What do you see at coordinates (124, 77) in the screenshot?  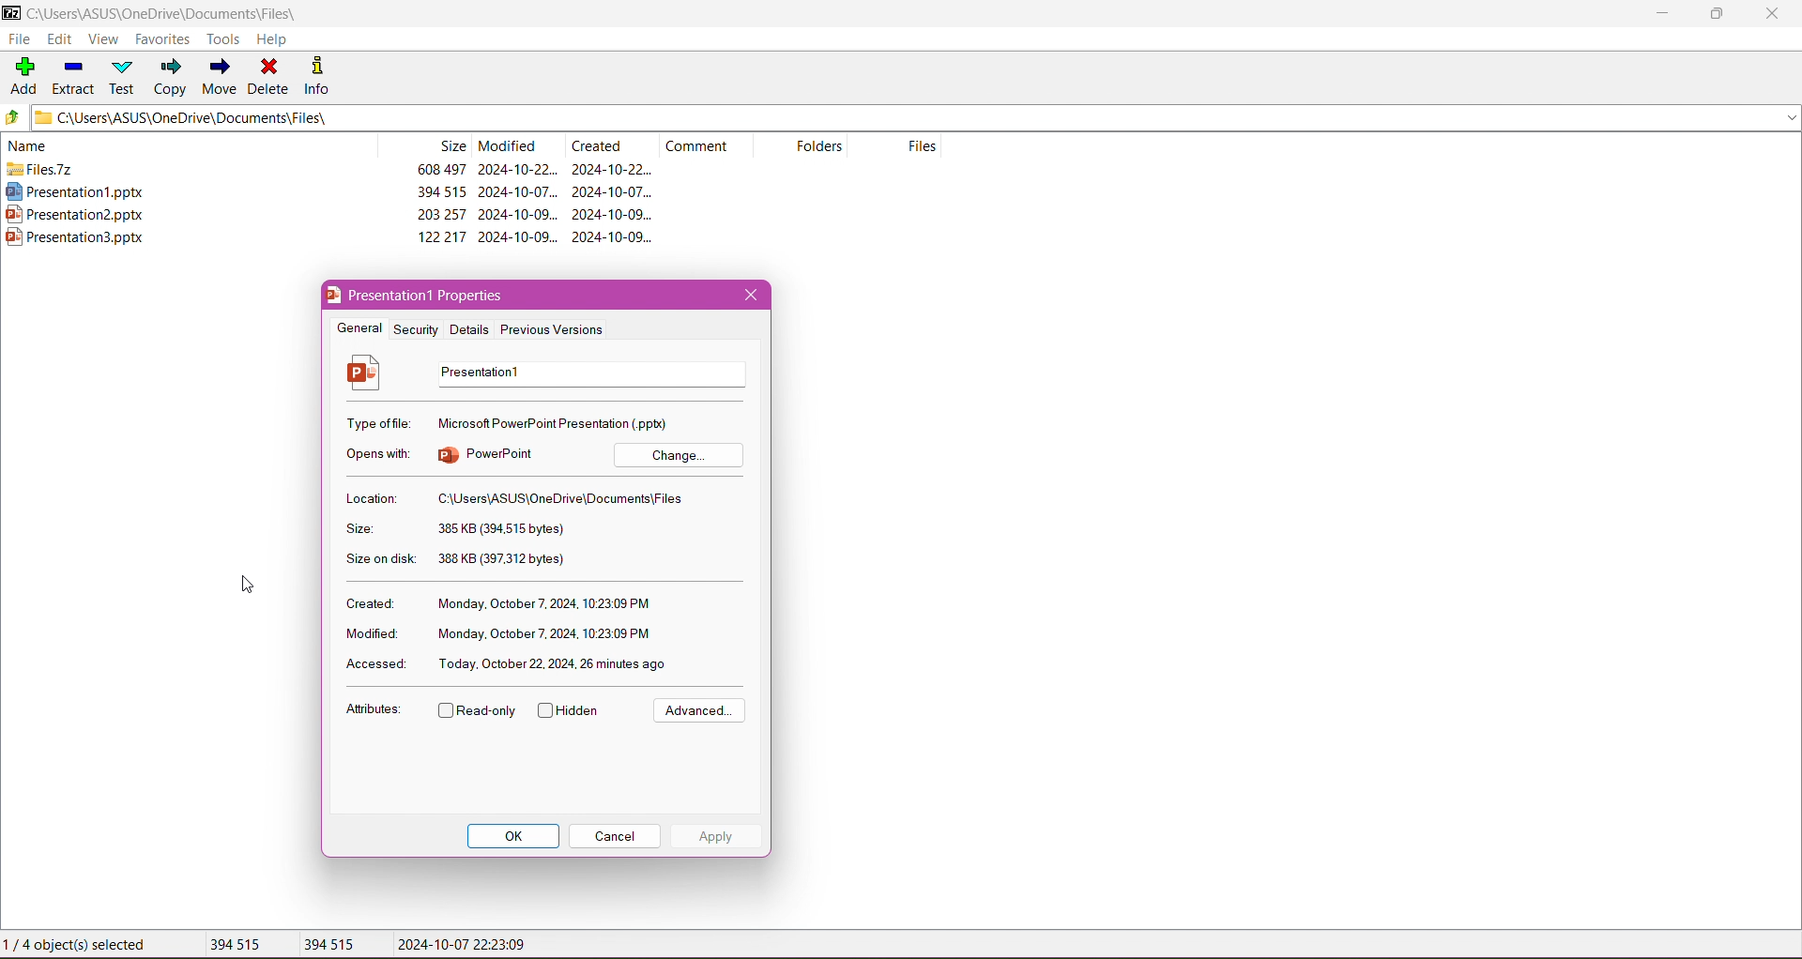 I see `Test` at bounding box center [124, 77].